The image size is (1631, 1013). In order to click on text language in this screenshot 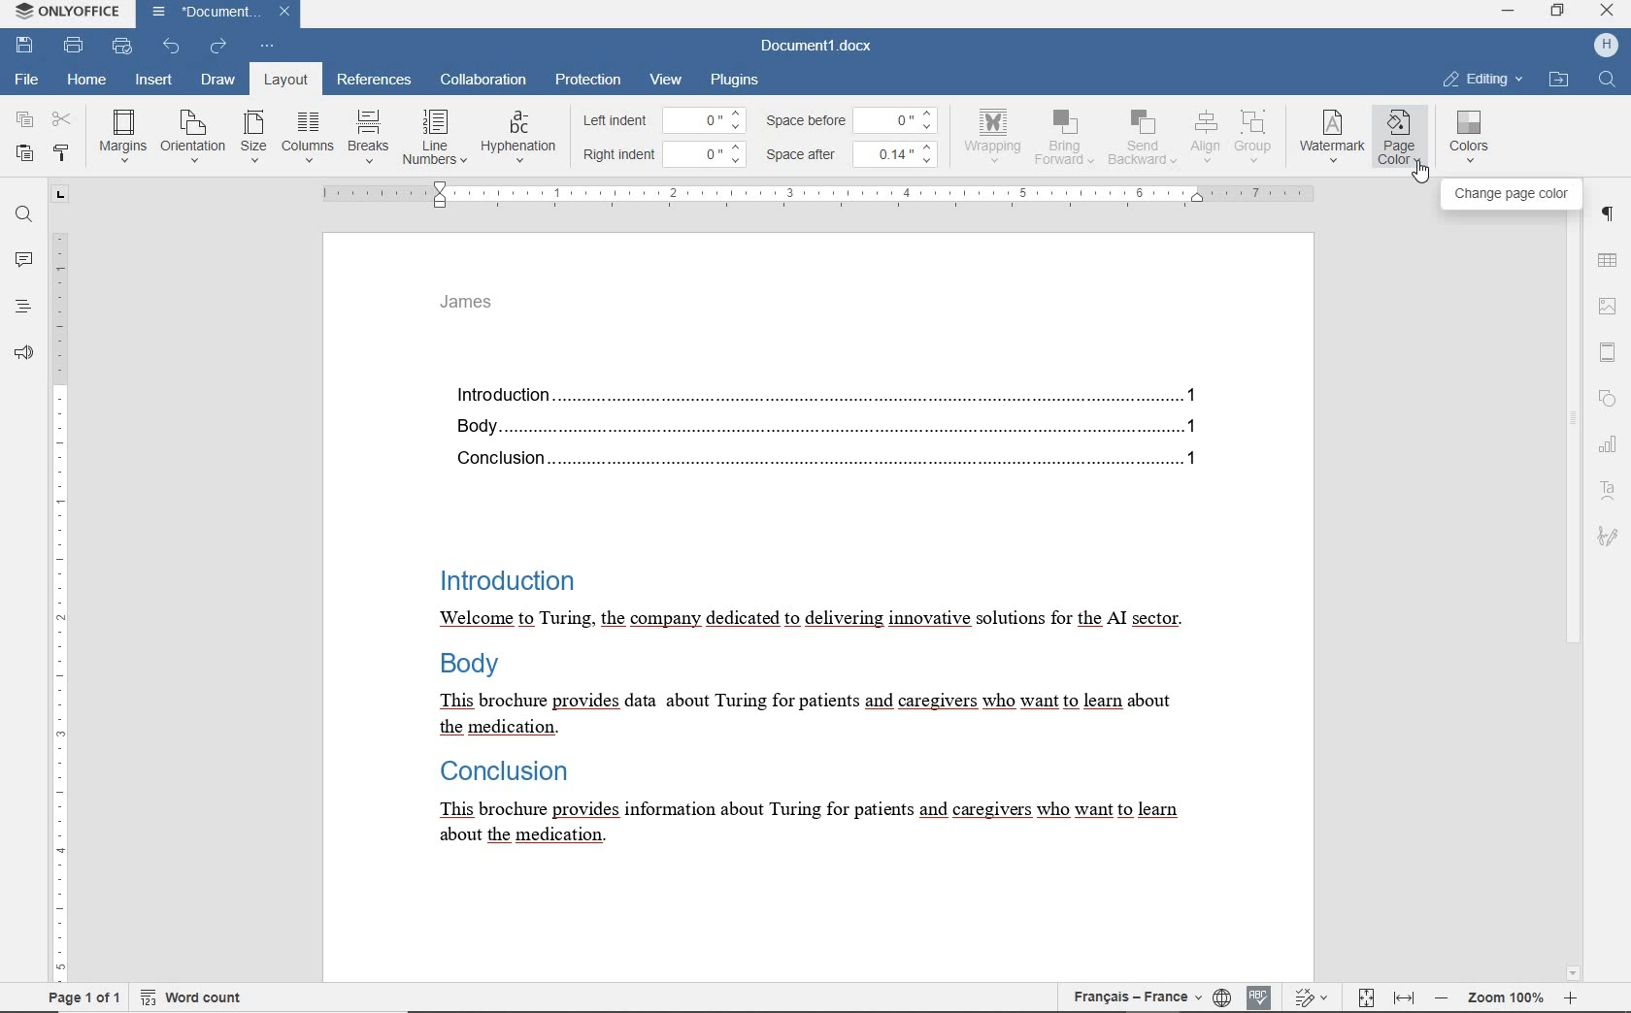, I will do `click(1132, 995)`.